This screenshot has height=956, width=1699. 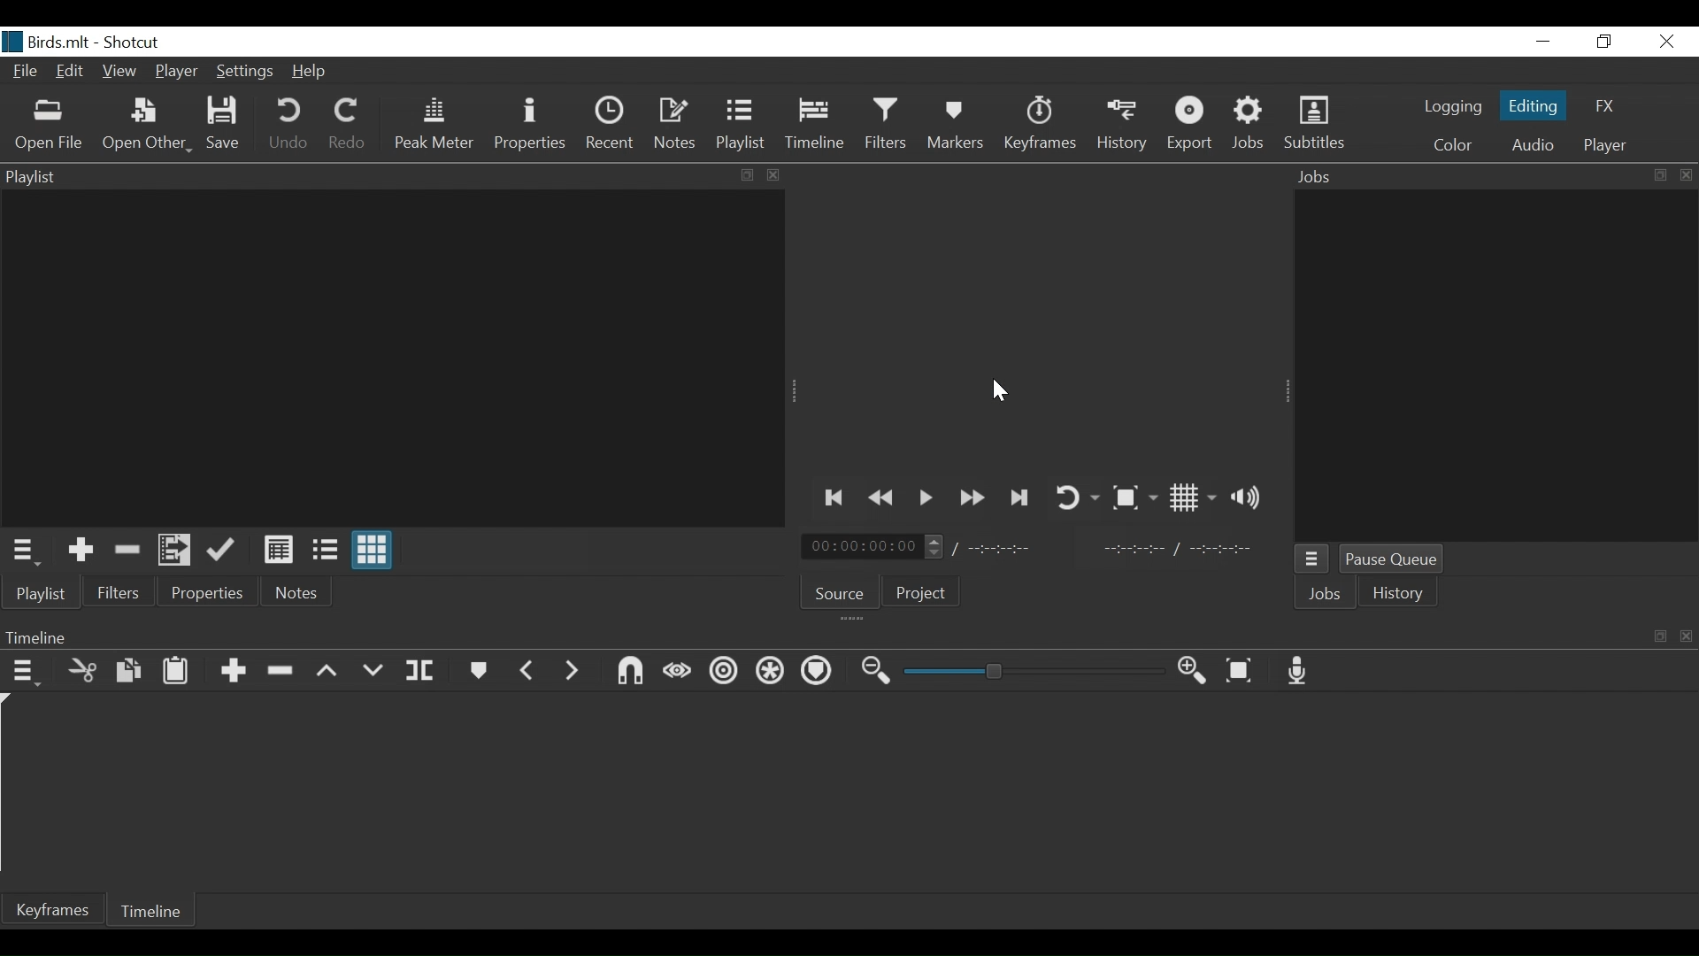 What do you see at coordinates (771, 673) in the screenshot?
I see `Ripple all tracks` at bounding box center [771, 673].